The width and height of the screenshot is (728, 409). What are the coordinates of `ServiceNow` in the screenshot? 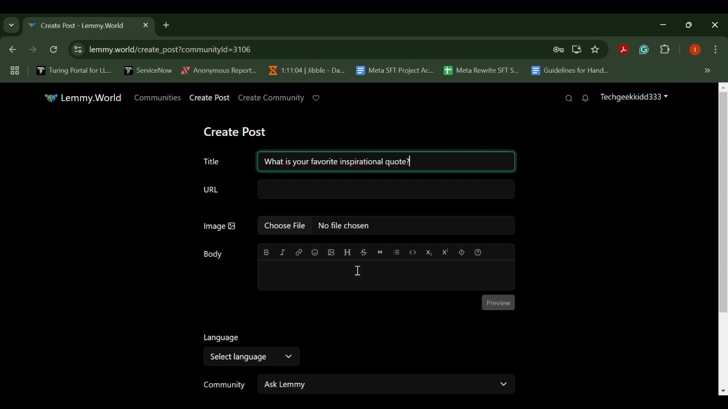 It's located at (148, 70).